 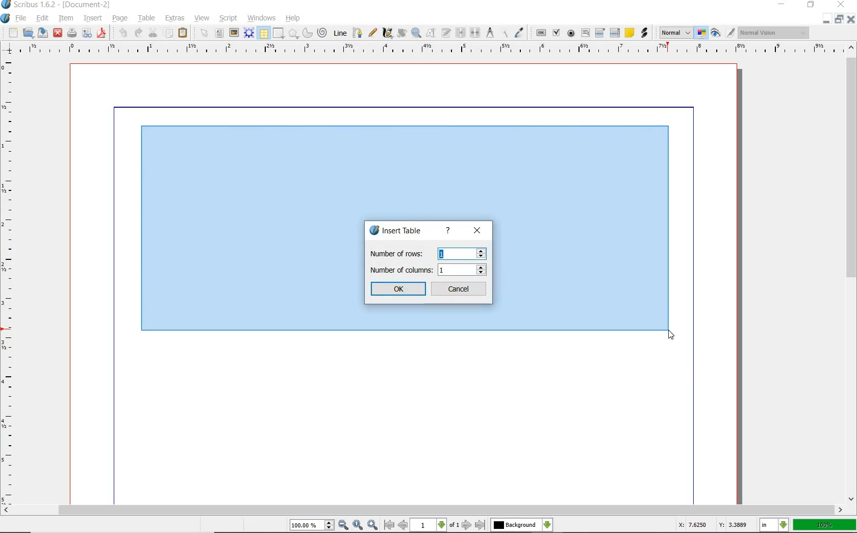 I want to click on number of columns, so click(x=462, y=270).